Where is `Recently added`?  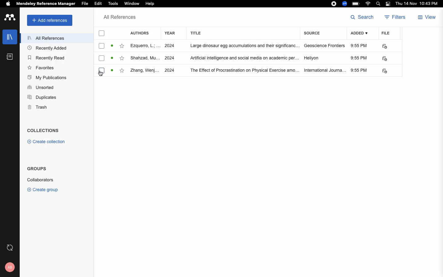
Recently added is located at coordinates (50, 48).